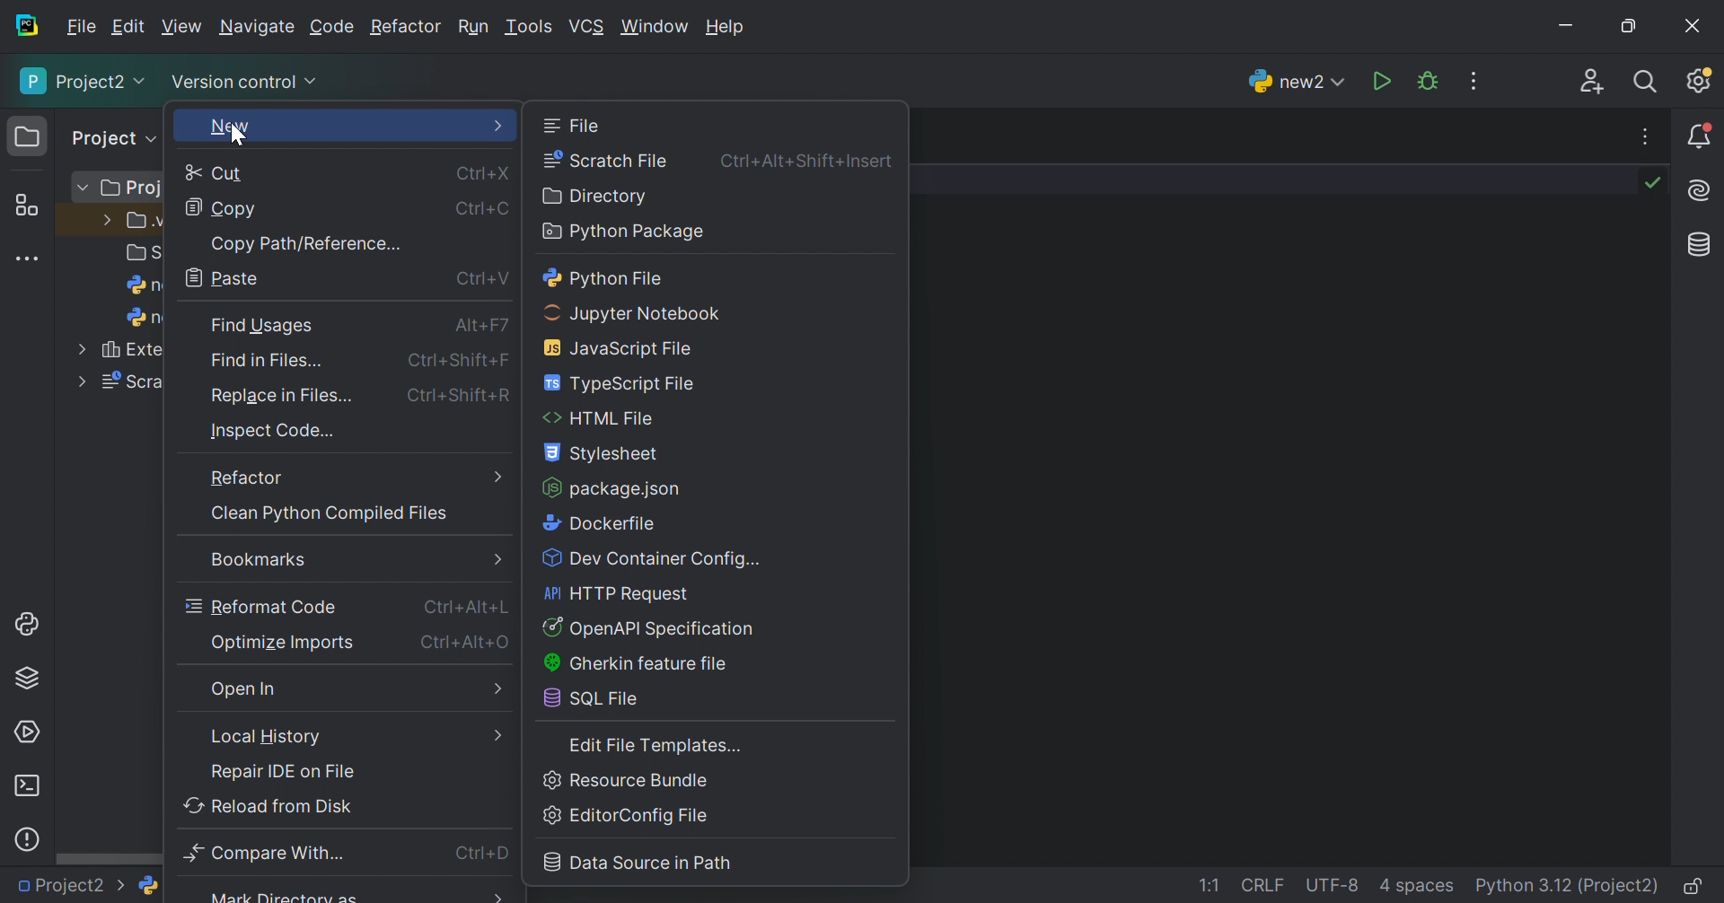 This screenshot has height=903, width=1724. I want to click on Minimize, so click(1570, 26).